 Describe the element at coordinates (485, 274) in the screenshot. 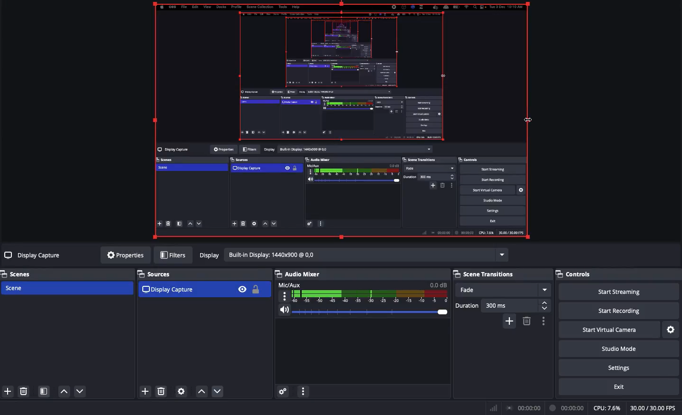

I see `Scene transition` at that location.